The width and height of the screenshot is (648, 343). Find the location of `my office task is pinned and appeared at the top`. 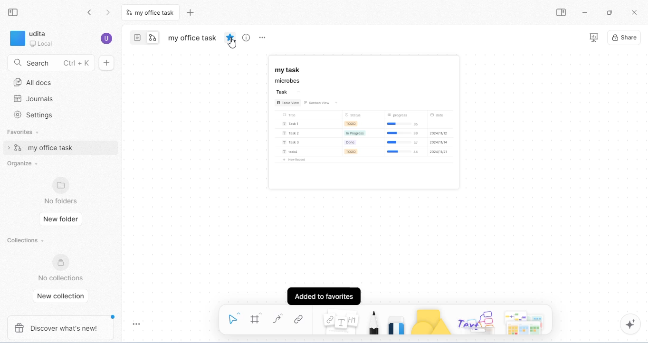

my office task is pinned and appeared at the top is located at coordinates (60, 148).